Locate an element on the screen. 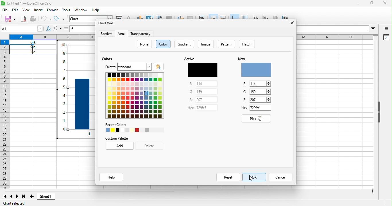 Image resolution: width=392 pixels, height=206 pixels. 257 is located at coordinates (260, 100).